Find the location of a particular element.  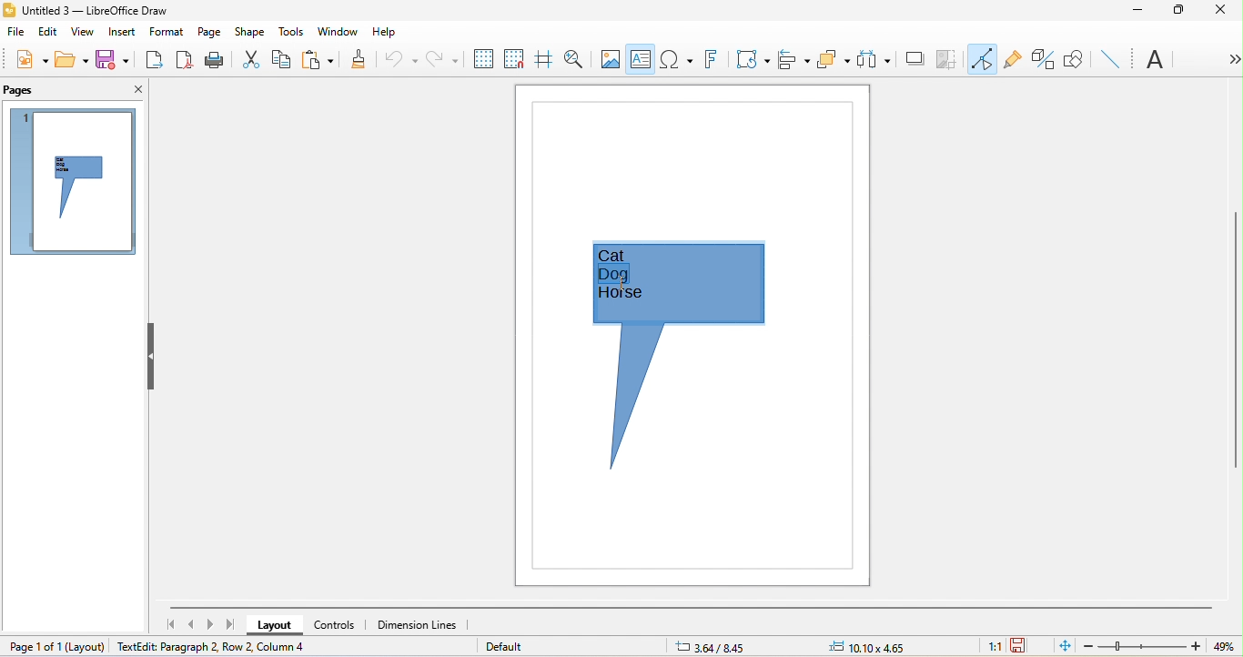

3.64/8.45 is located at coordinates (718, 646).